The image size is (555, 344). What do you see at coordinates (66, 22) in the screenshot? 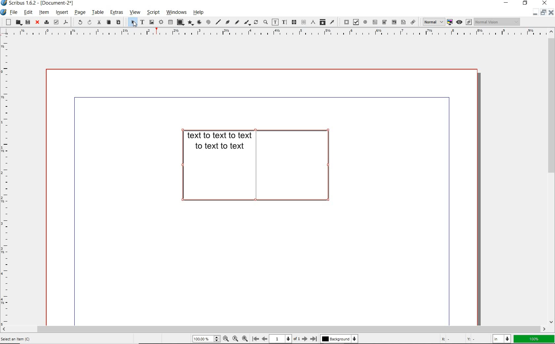
I see `save as pdf` at bounding box center [66, 22].